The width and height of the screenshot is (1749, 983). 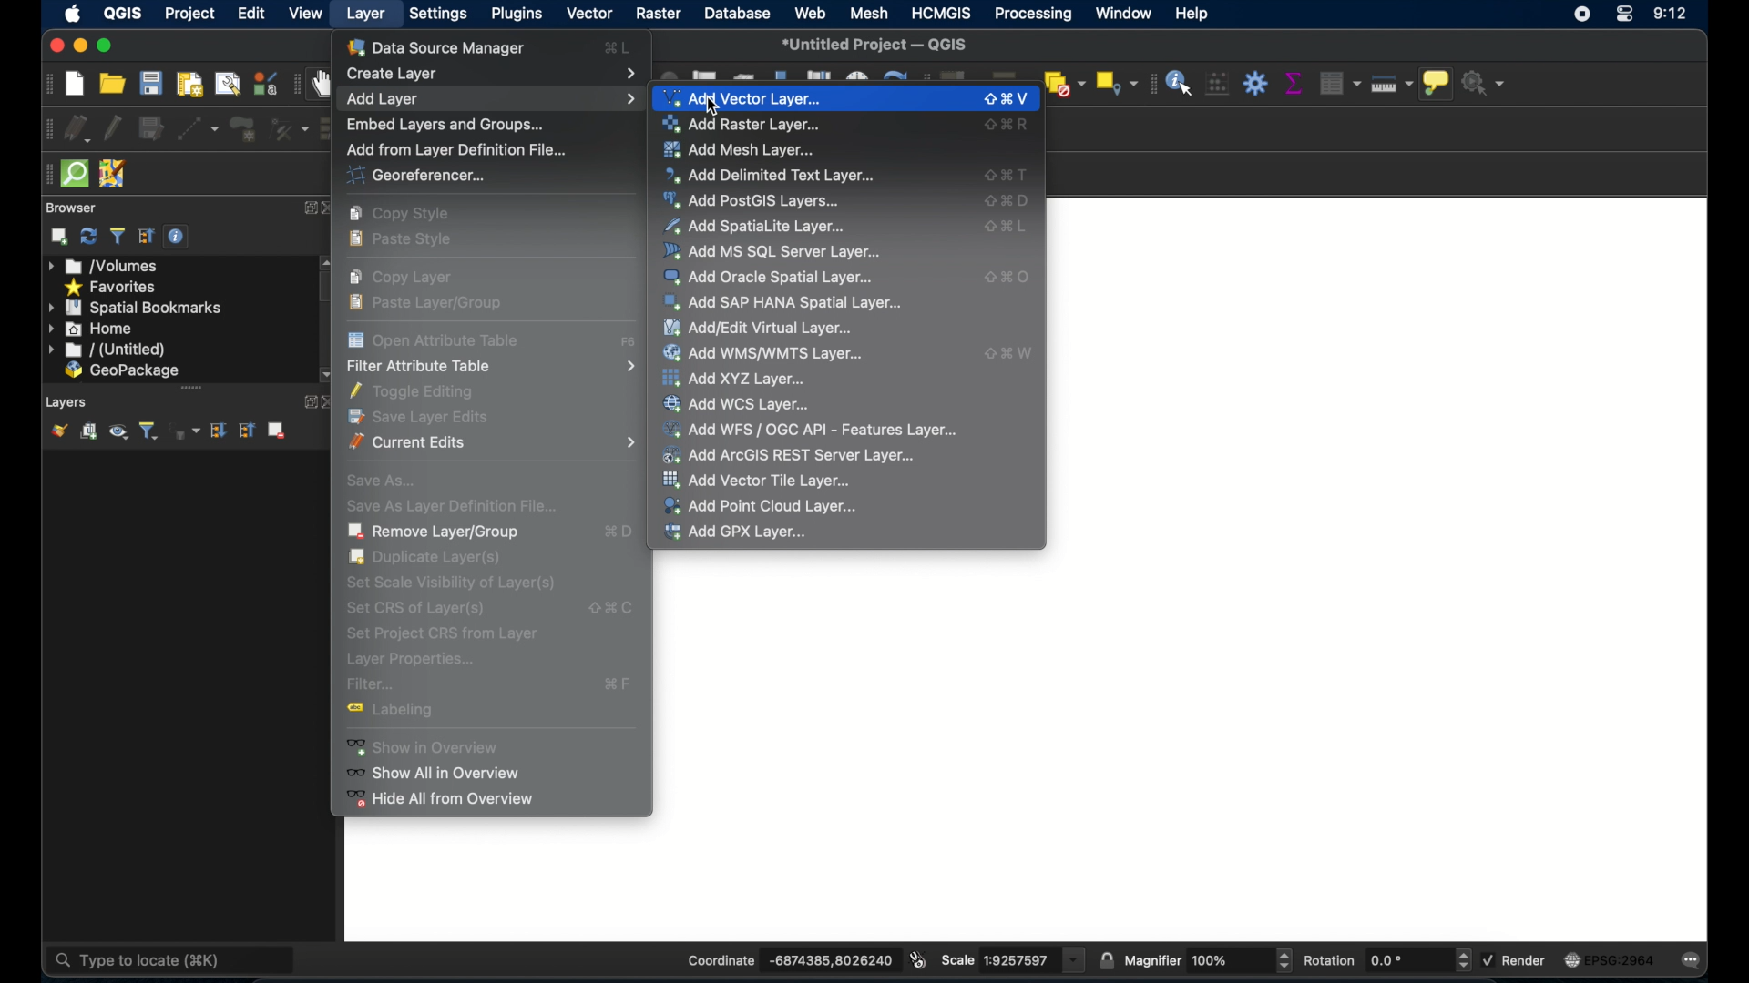 What do you see at coordinates (486, 746) in the screenshot?
I see `Show in overview` at bounding box center [486, 746].